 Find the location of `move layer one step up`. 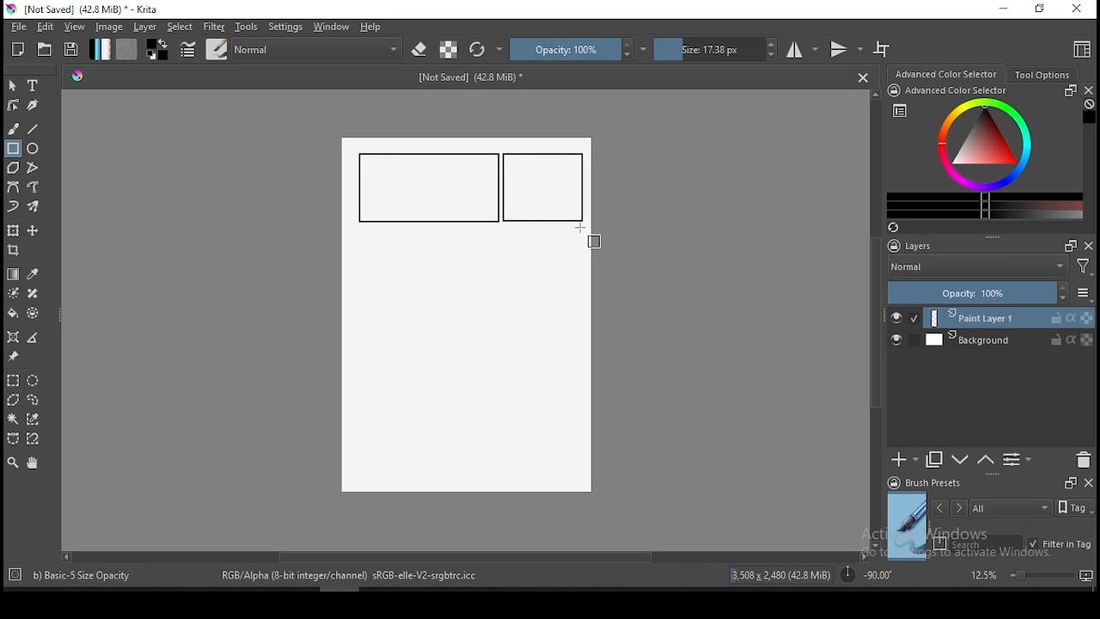

move layer one step up is located at coordinates (961, 462).